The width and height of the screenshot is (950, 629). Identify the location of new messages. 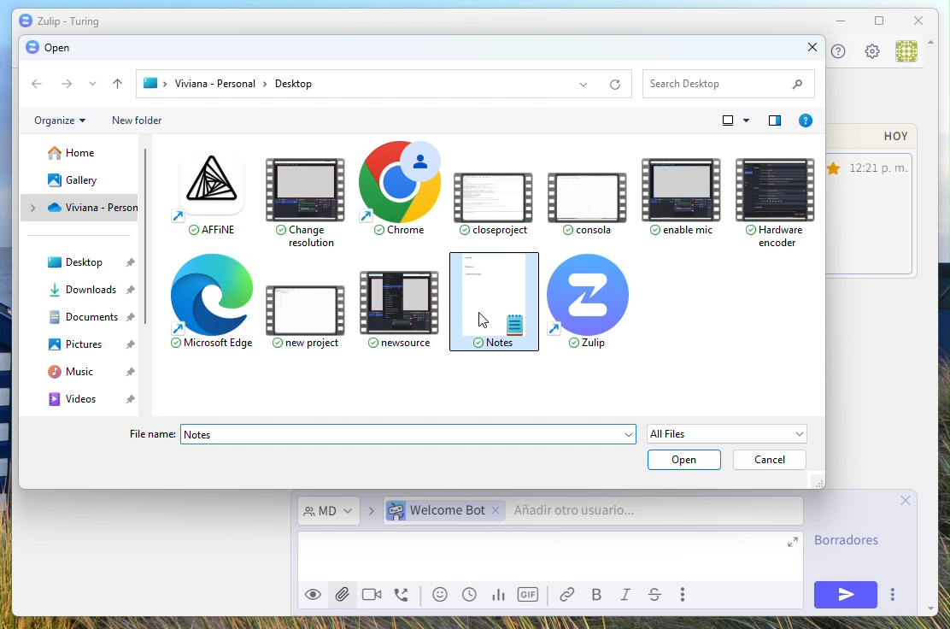
(874, 202).